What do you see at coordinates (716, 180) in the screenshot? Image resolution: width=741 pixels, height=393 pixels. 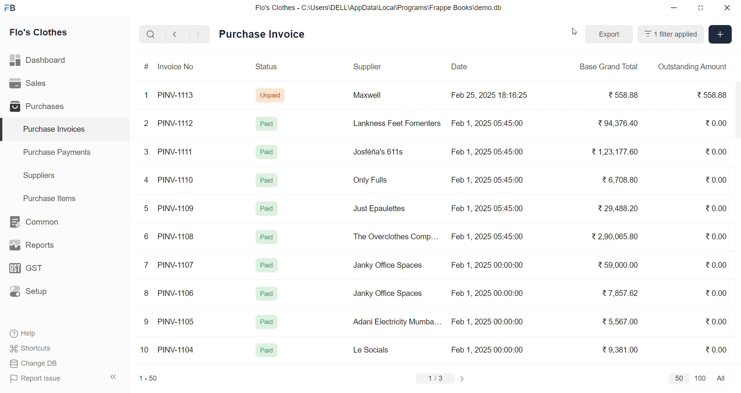 I see `₹0.00` at bounding box center [716, 180].